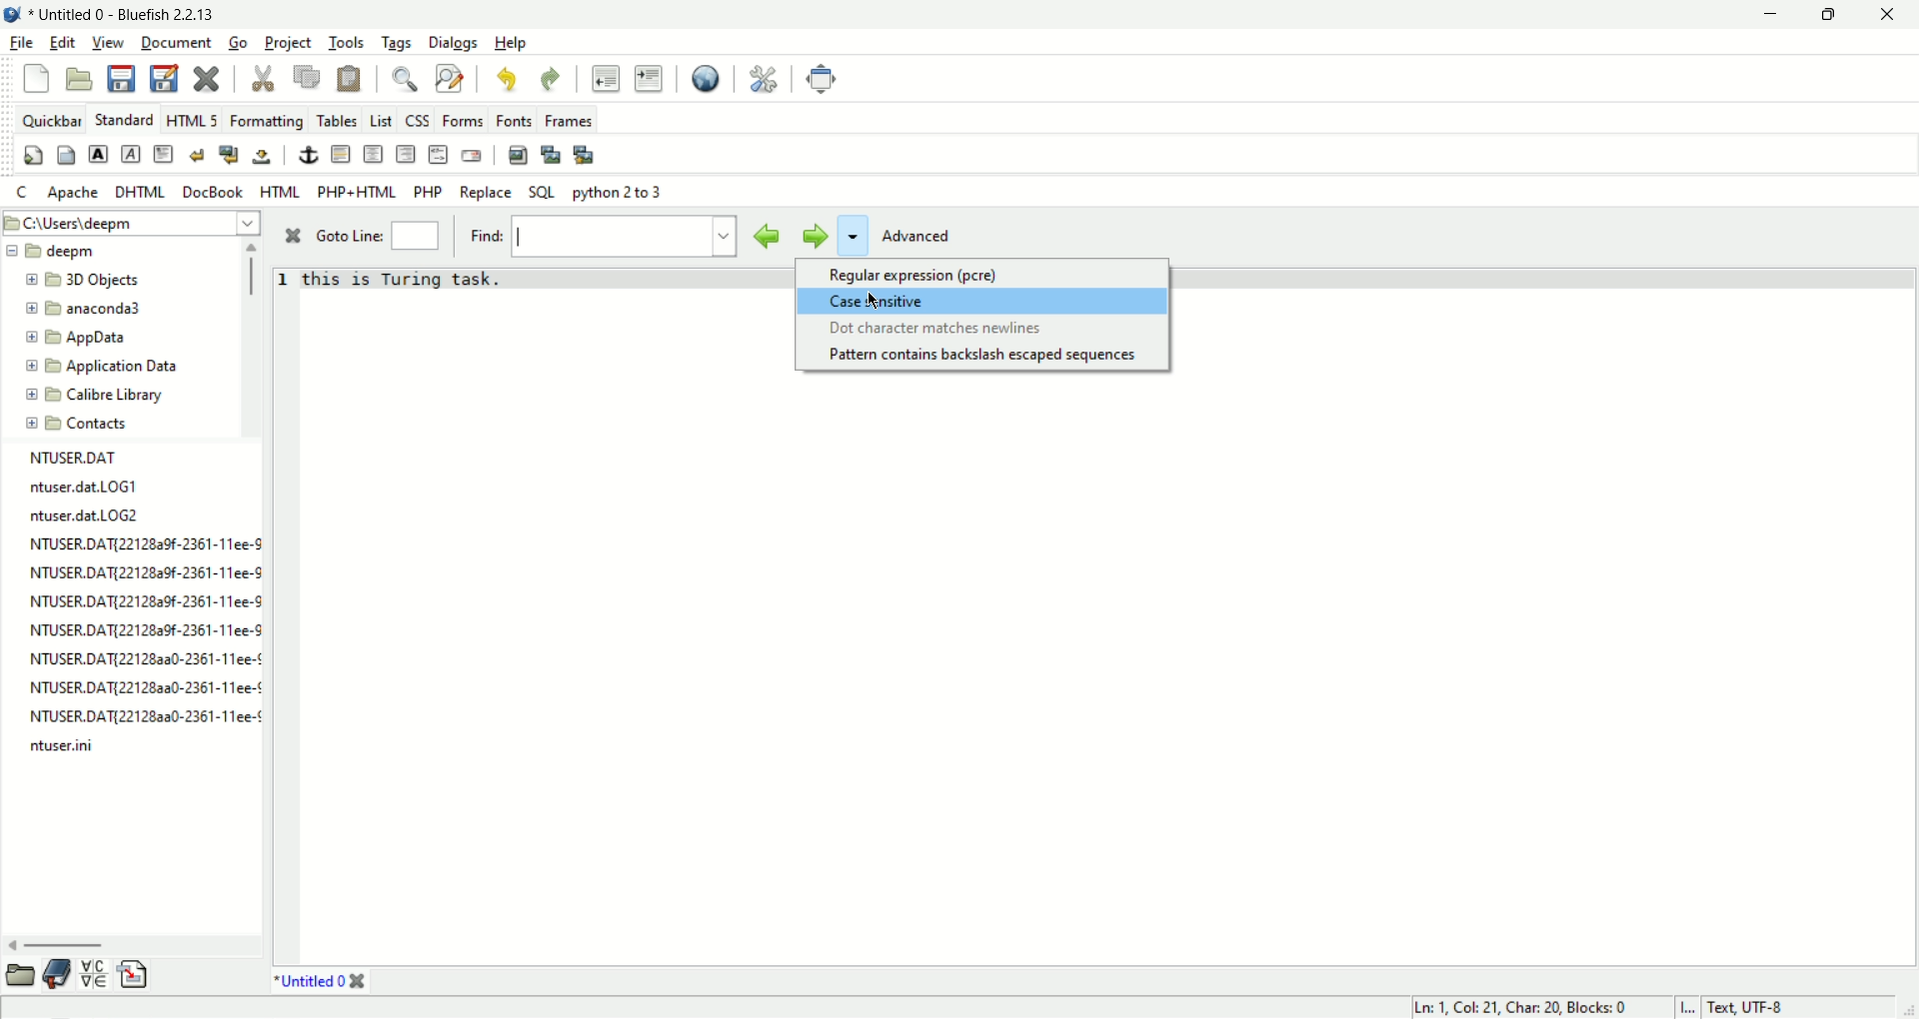 The image size is (1919, 1019). Describe the element at coordinates (269, 123) in the screenshot. I see `formatting` at that location.